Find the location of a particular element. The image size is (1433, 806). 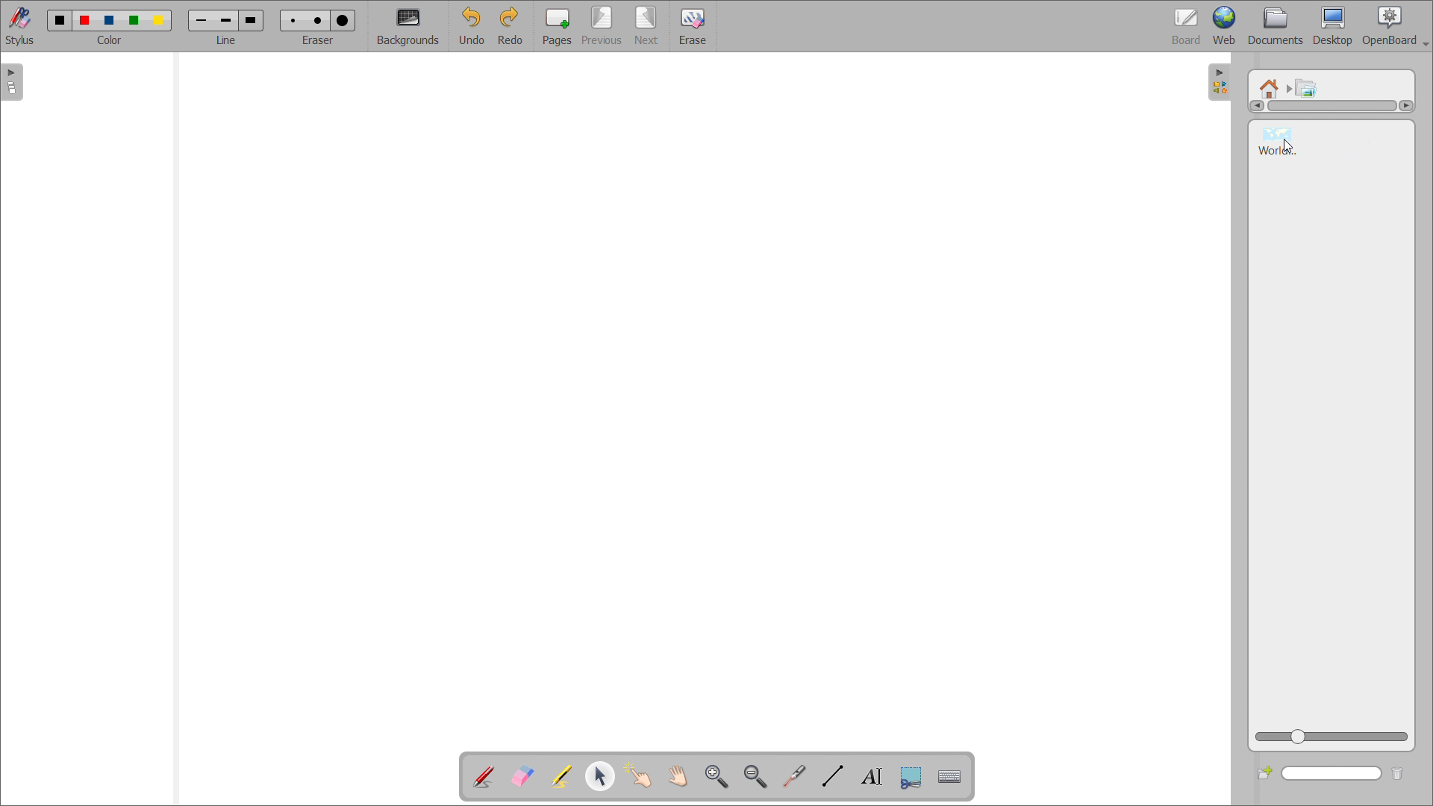

zoom out is located at coordinates (755, 777).